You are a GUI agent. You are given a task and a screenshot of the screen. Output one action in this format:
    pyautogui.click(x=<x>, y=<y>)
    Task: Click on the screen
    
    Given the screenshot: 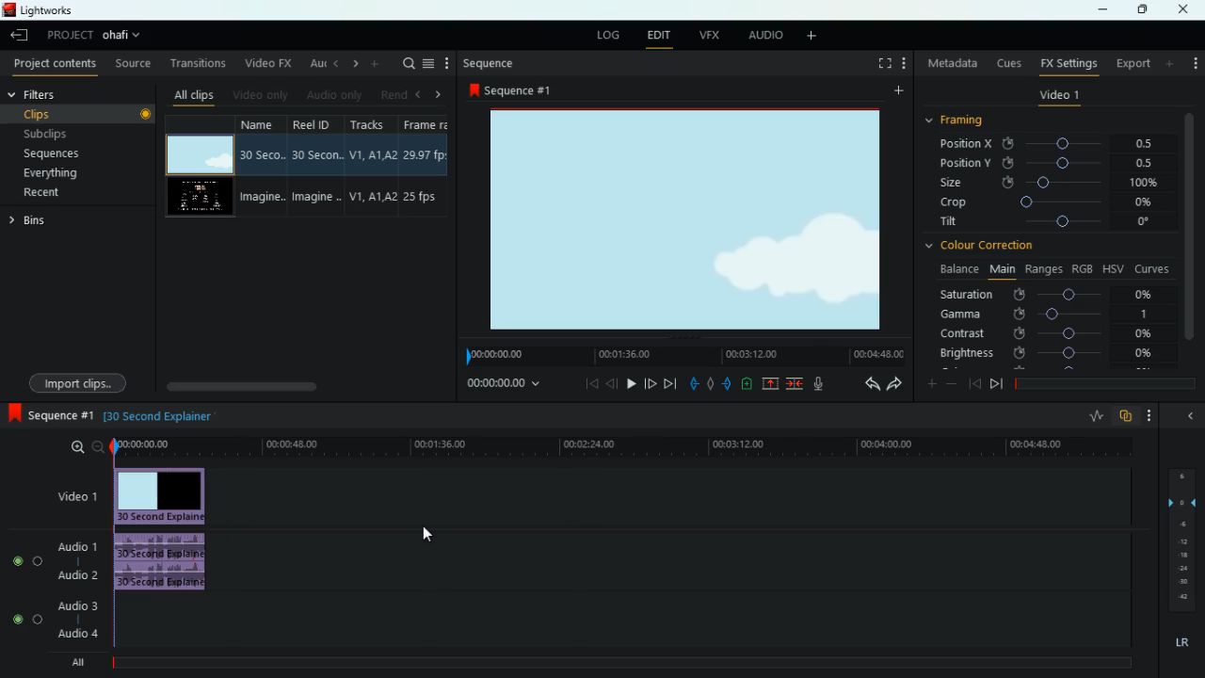 What is the action you would take?
    pyautogui.click(x=199, y=154)
    